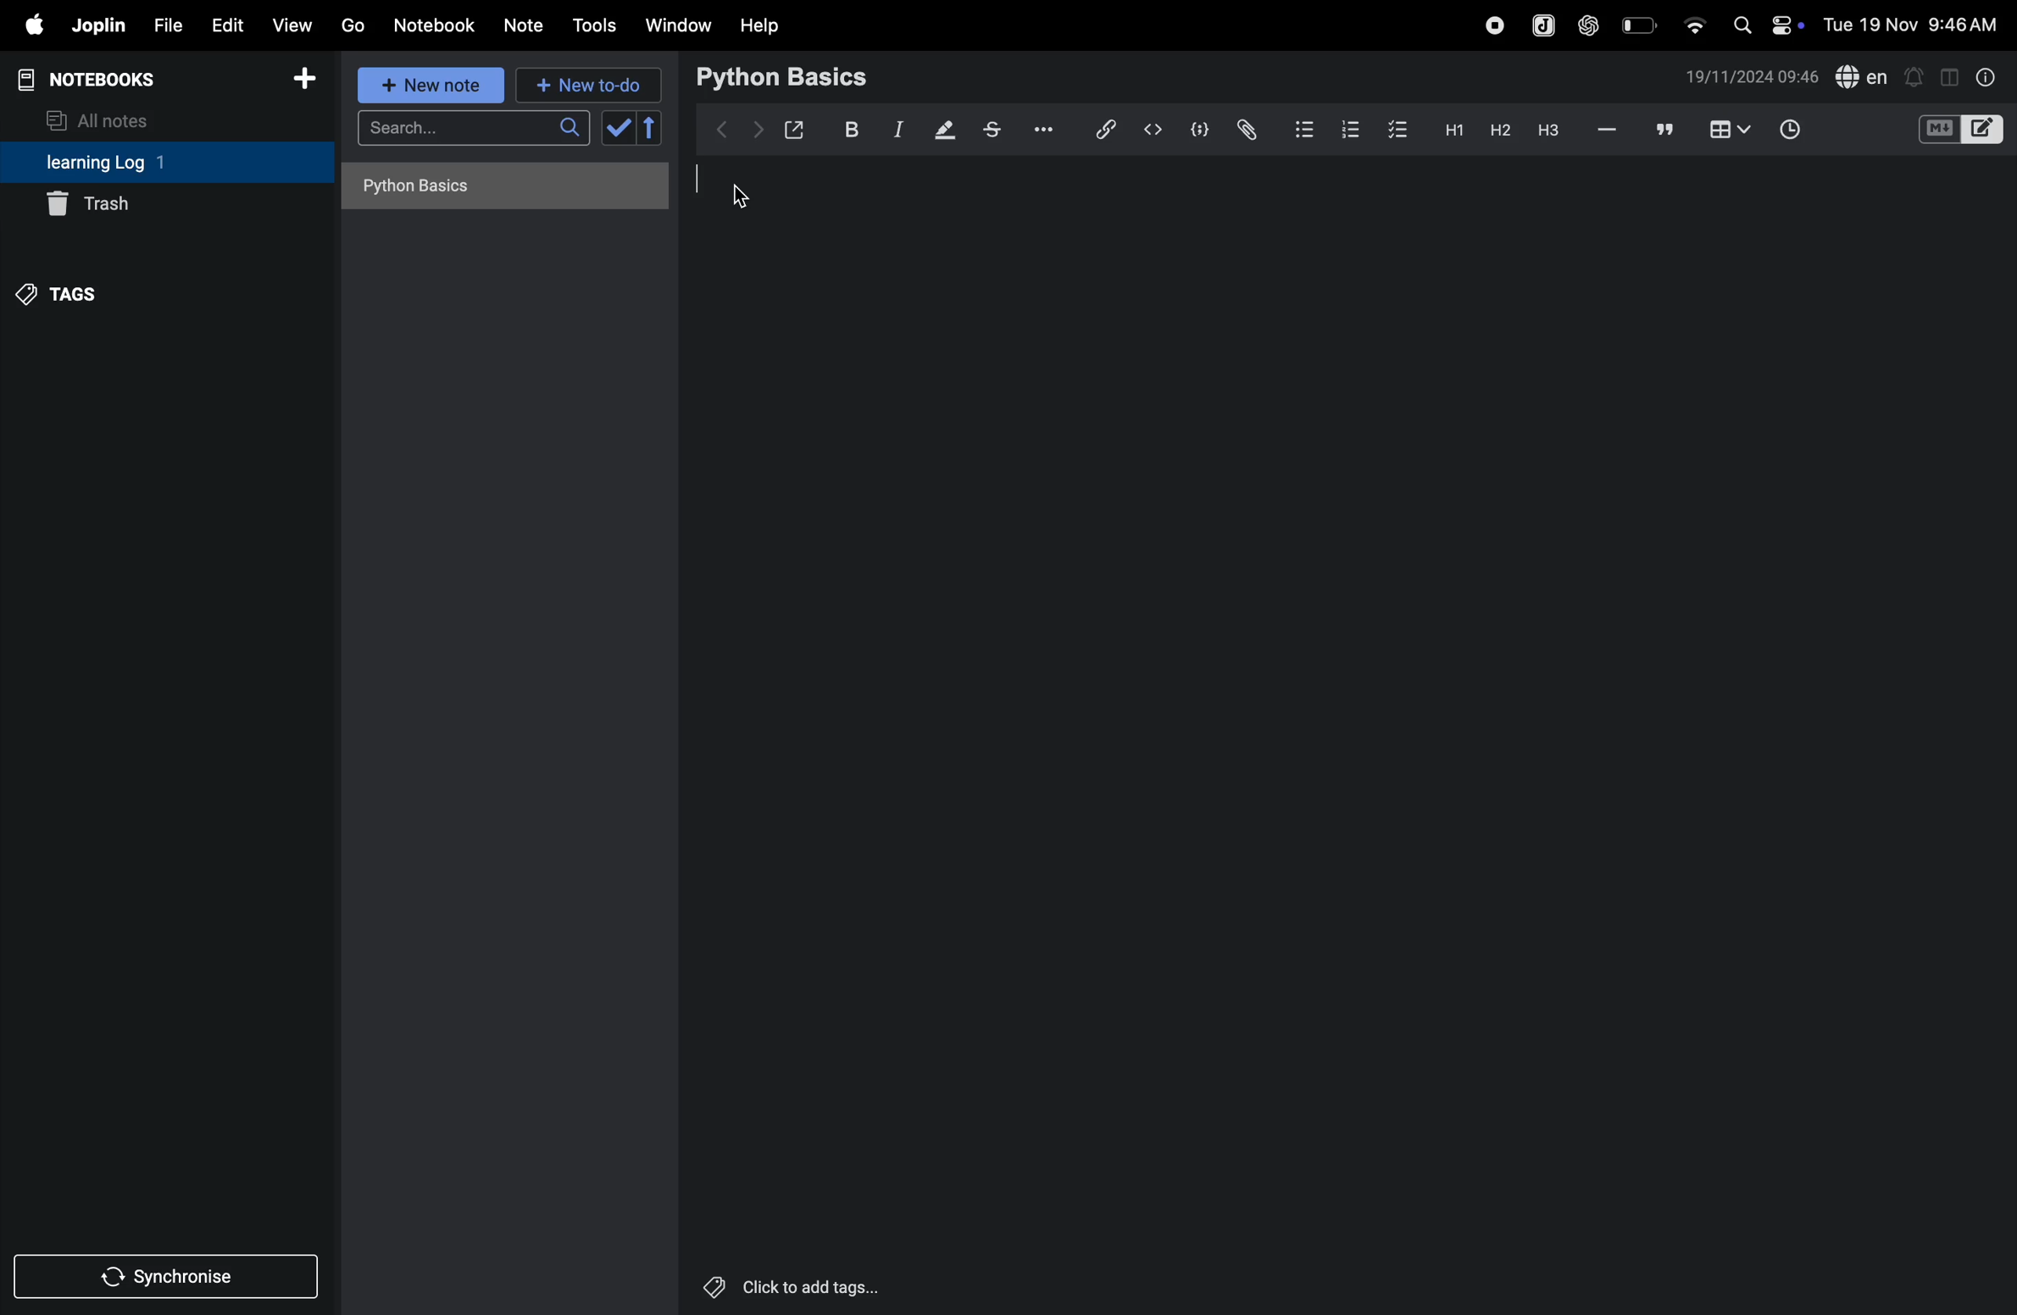 The height and width of the screenshot is (1315, 2017). Describe the element at coordinates (130, 164) in the screenshot. I see `learning log` at that location.